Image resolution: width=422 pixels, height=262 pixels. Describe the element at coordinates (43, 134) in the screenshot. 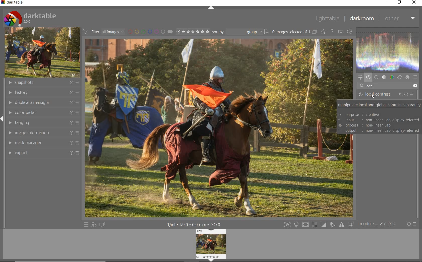

I see `image information` at that location.